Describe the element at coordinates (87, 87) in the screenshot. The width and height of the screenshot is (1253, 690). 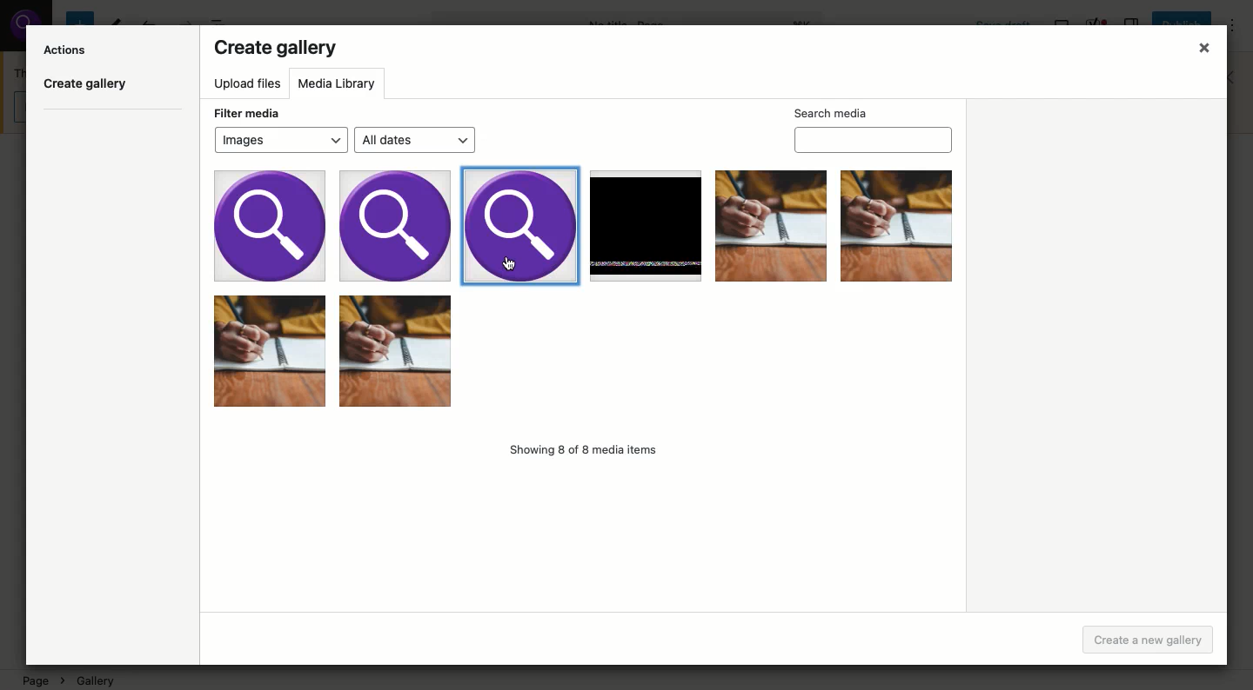
I see `Create gallery` at that location.